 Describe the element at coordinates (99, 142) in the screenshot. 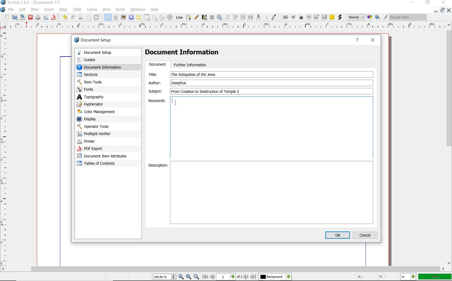

I see `printer` at that location.